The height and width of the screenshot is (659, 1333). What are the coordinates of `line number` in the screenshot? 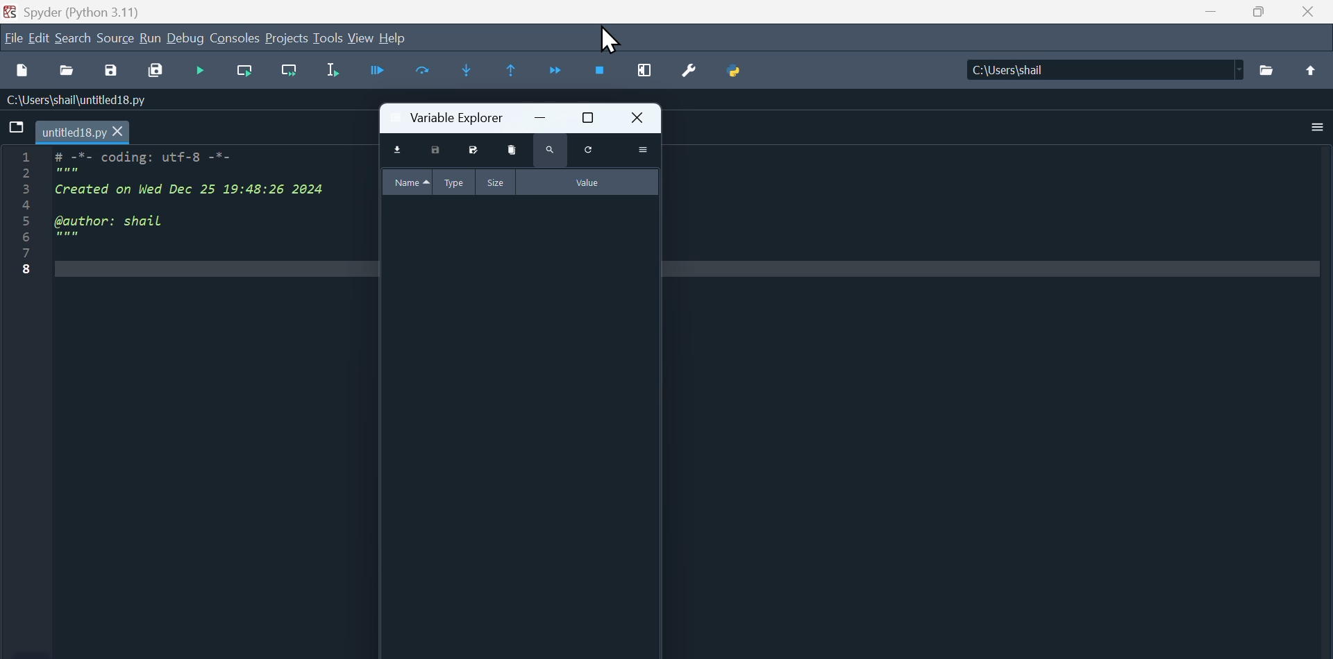 It's located at (28, 217).